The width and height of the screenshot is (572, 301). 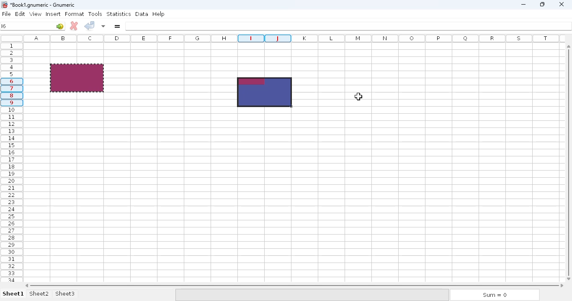 What do you see at coordinates (265, 92) in the screenshot?
I see `selected range pasted` at bounding box center [265, 92].